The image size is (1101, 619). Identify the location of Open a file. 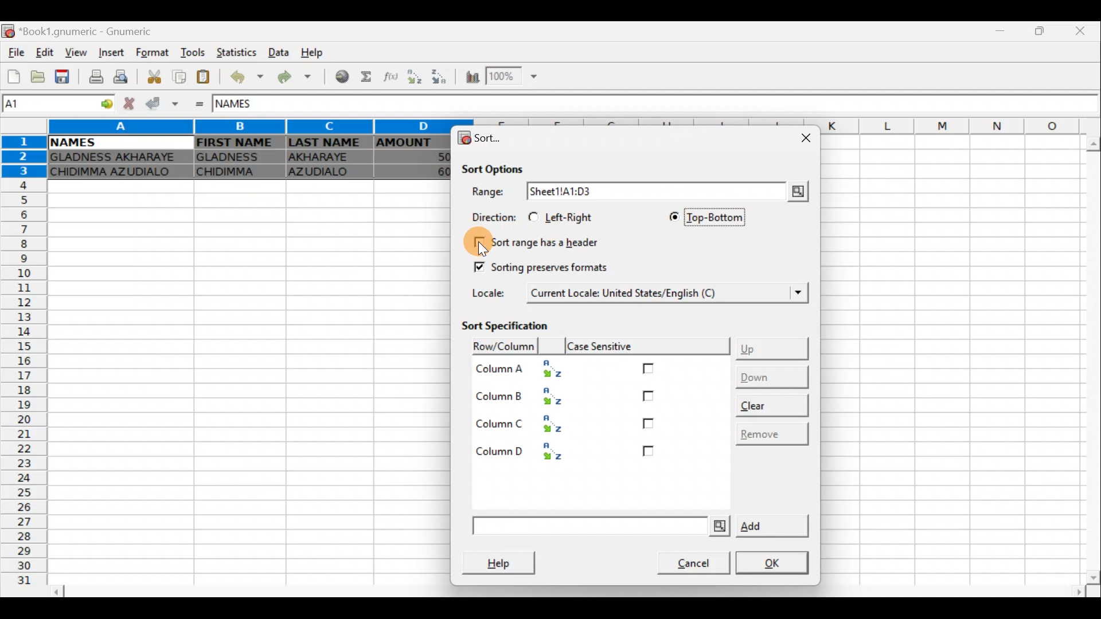
(39, 76).